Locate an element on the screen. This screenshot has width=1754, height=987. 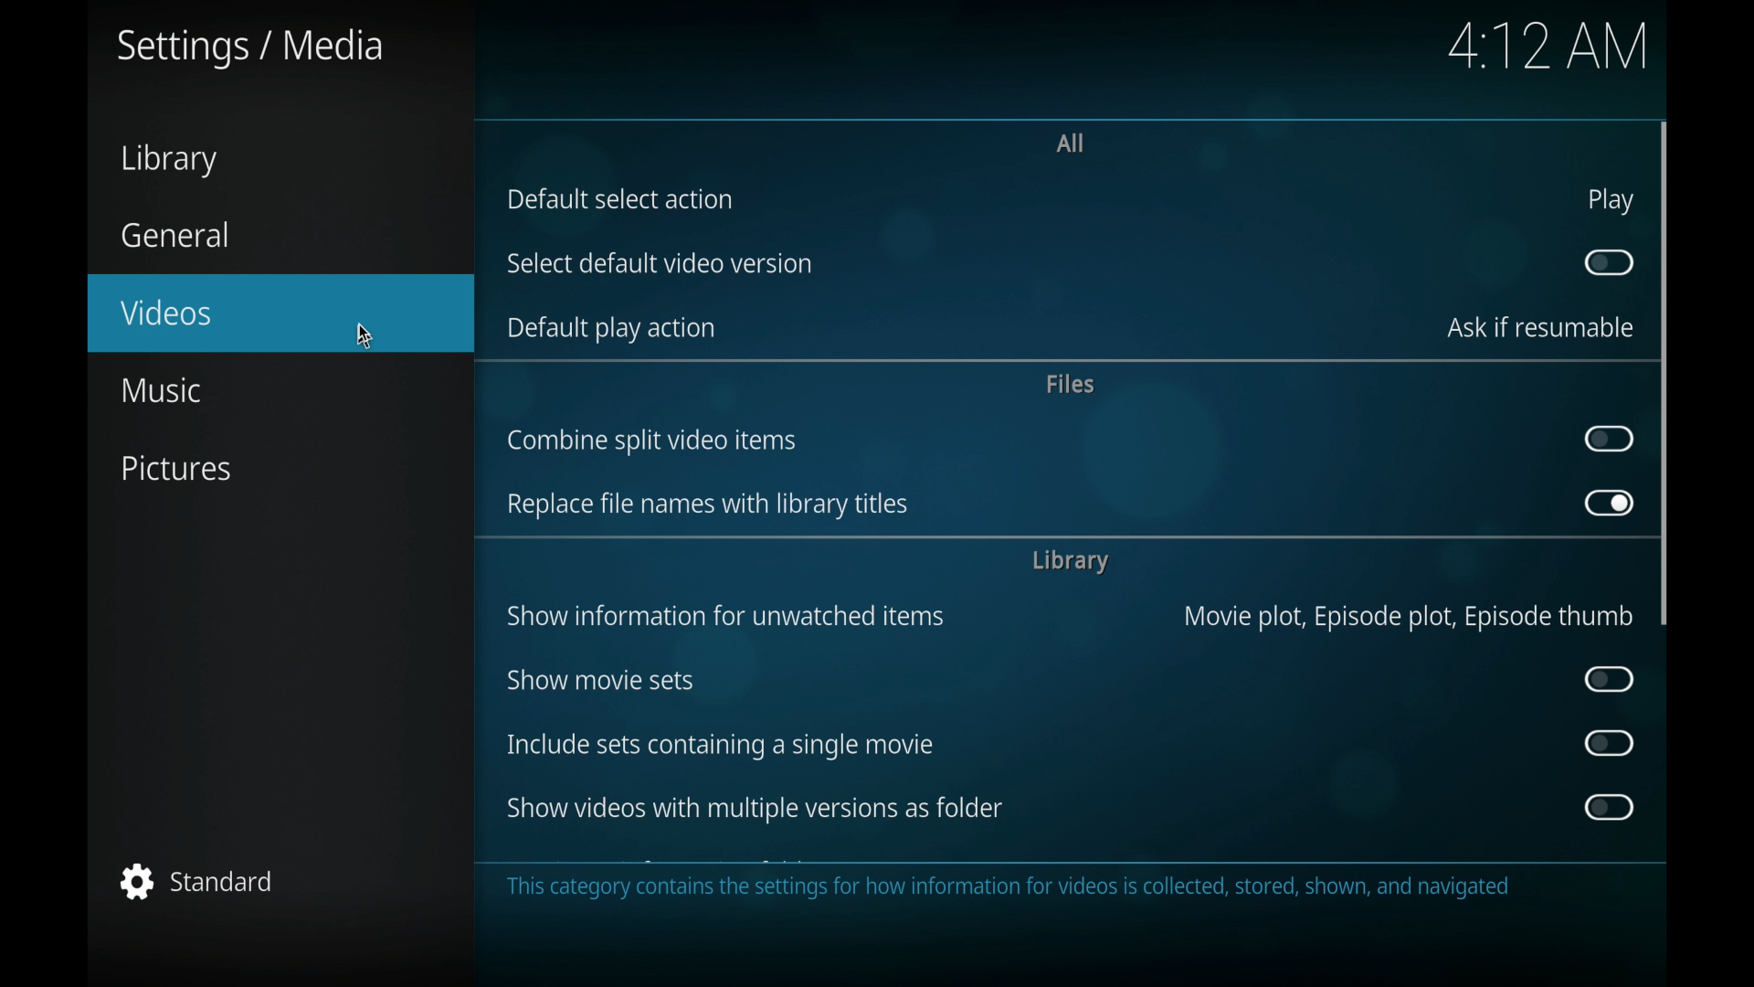
files is located at coordinates (1067, 382).